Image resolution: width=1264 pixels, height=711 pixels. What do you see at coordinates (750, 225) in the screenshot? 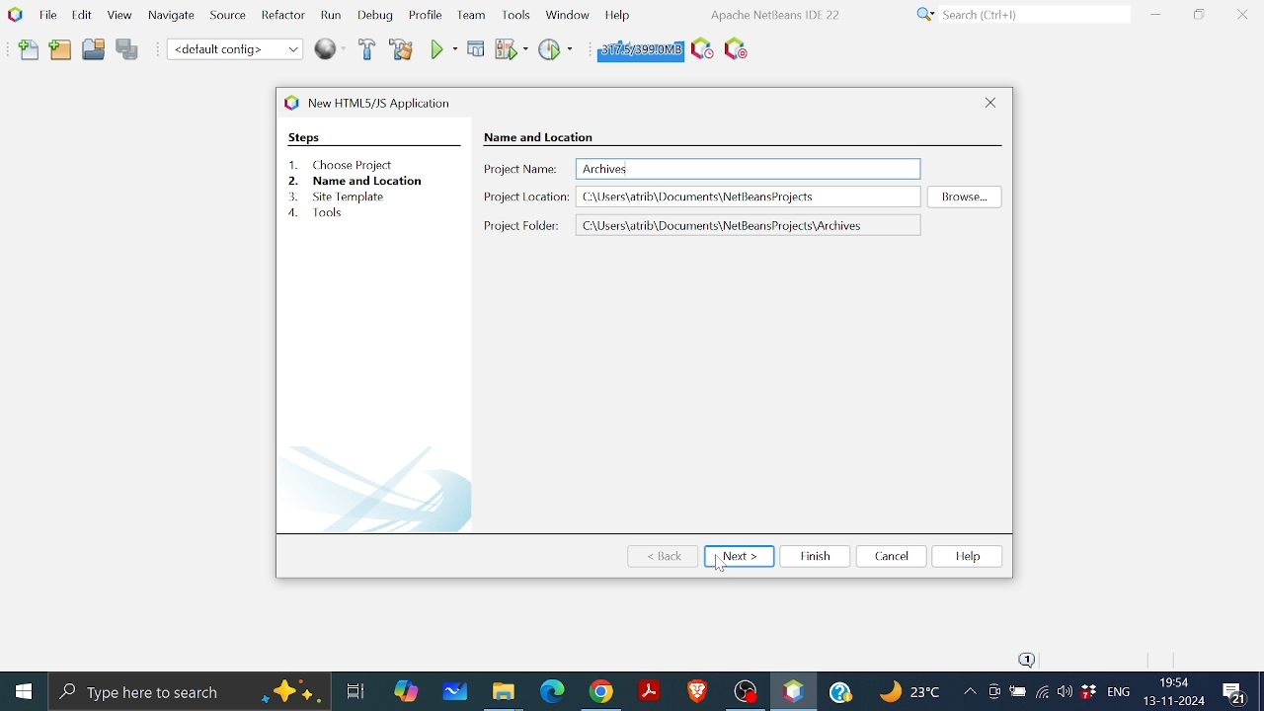
I see `Space for changing project location` at bounding box center [750, 225].